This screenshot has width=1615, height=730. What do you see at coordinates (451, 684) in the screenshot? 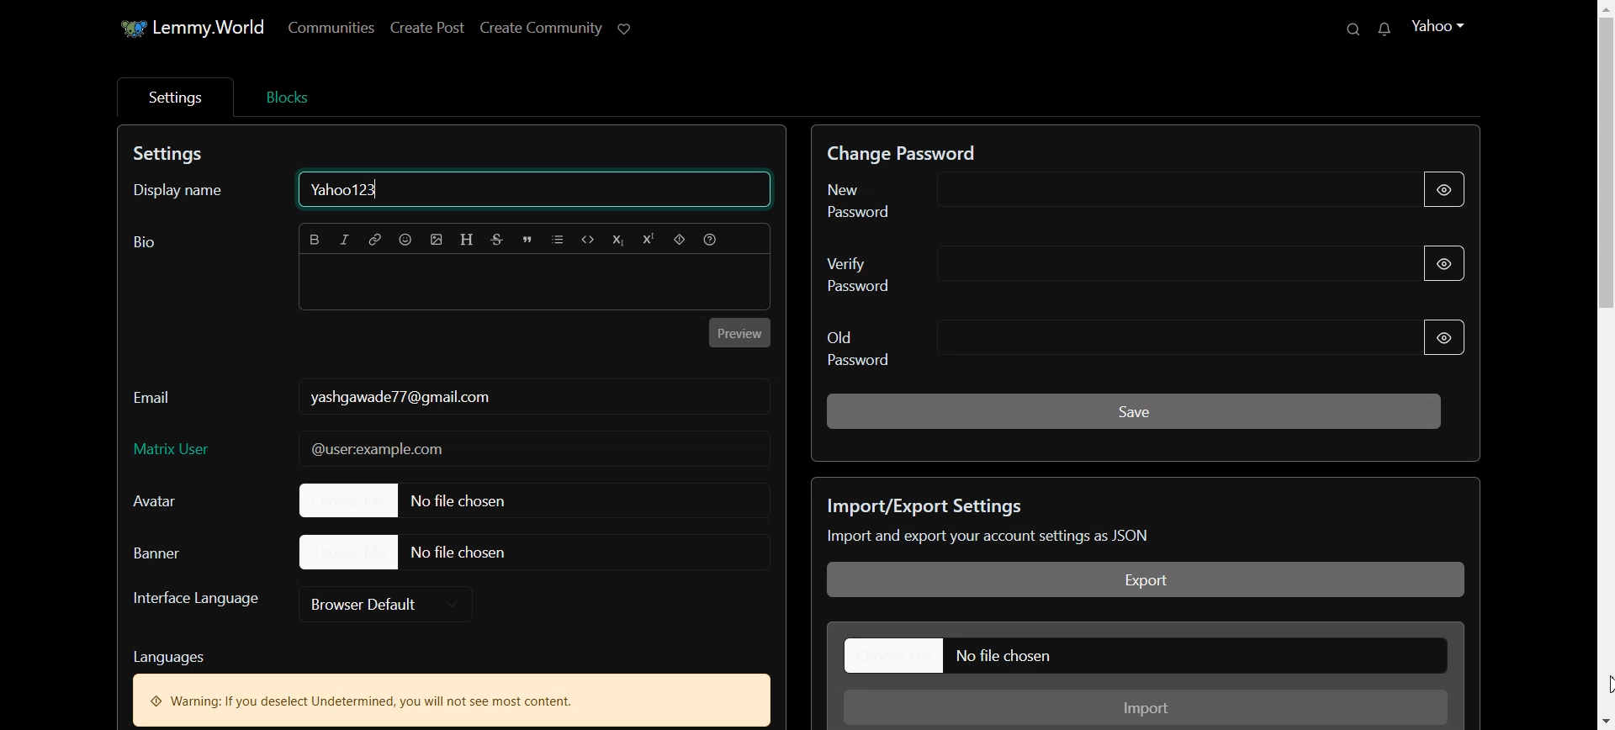
I see `Text` at bounding box center [451, 684].